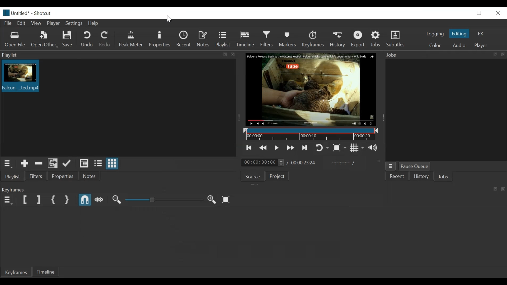 Image resolution: width=507 pixels, height=285 pixels. What do you see at coordinates (131, 40) in the screenshot?
I see `Peak Meter` at bounding box center [131, 40].